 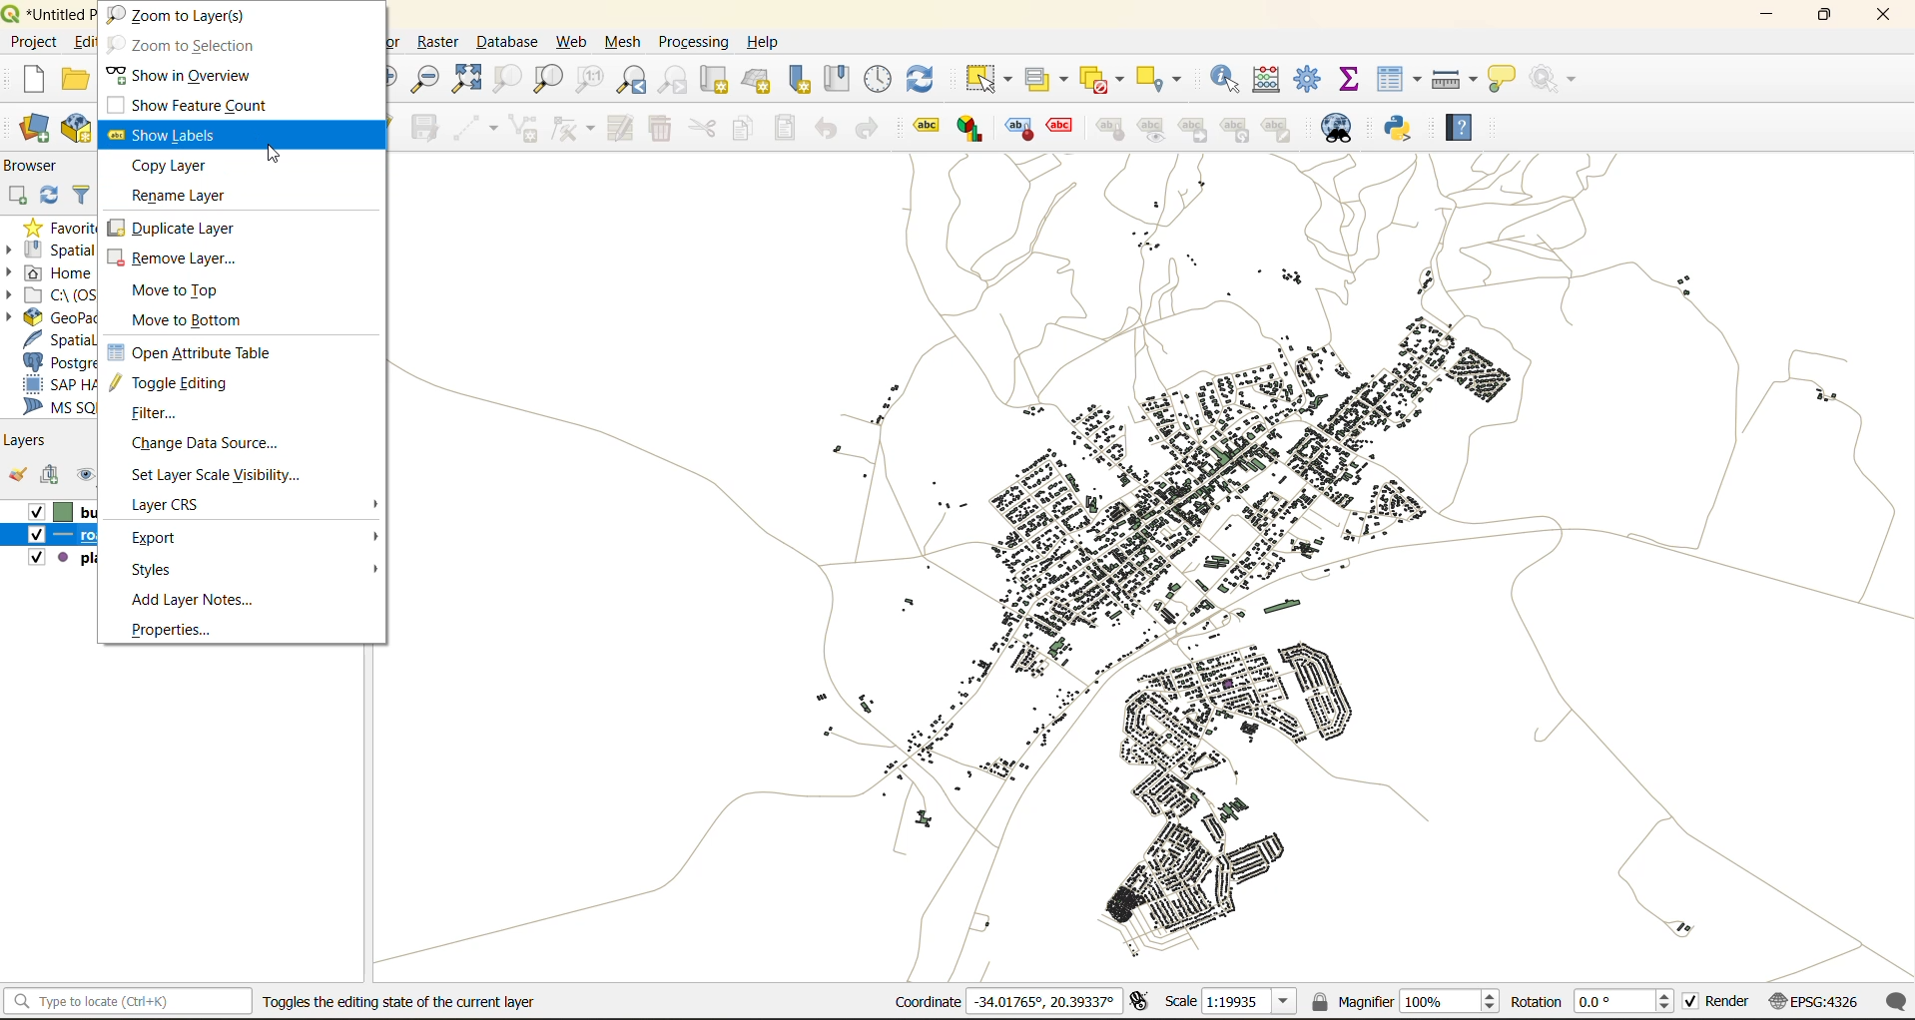 What do you see at coordinates (1109, 129) in the screenshot?
I see `pin\unpin labels and diagrams` at bounding box center [1109, 129].